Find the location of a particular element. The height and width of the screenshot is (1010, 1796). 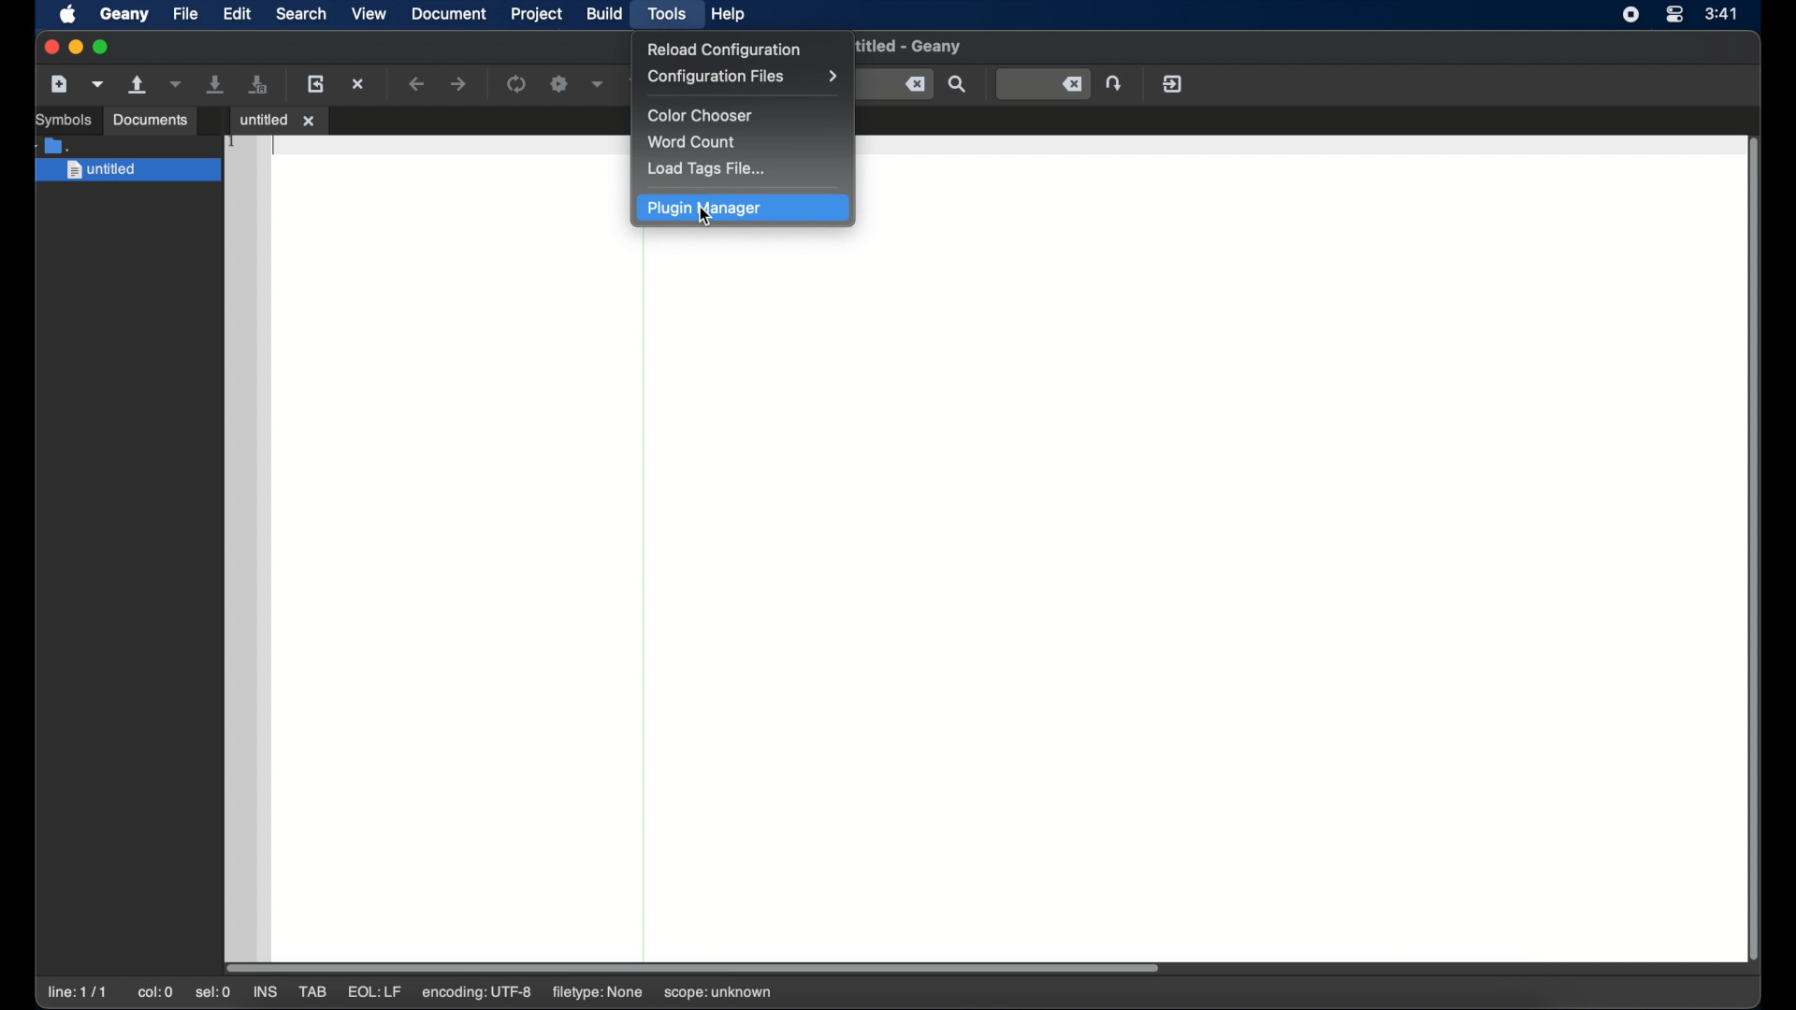

encoding: utf-8 is located at coordinates (477, 993).